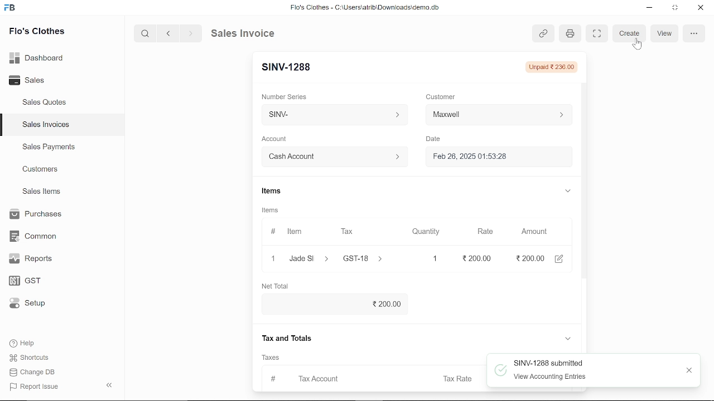 This screenshot has width=714, height=401. I want to click on Flo's Clothes, so click(37, 32).